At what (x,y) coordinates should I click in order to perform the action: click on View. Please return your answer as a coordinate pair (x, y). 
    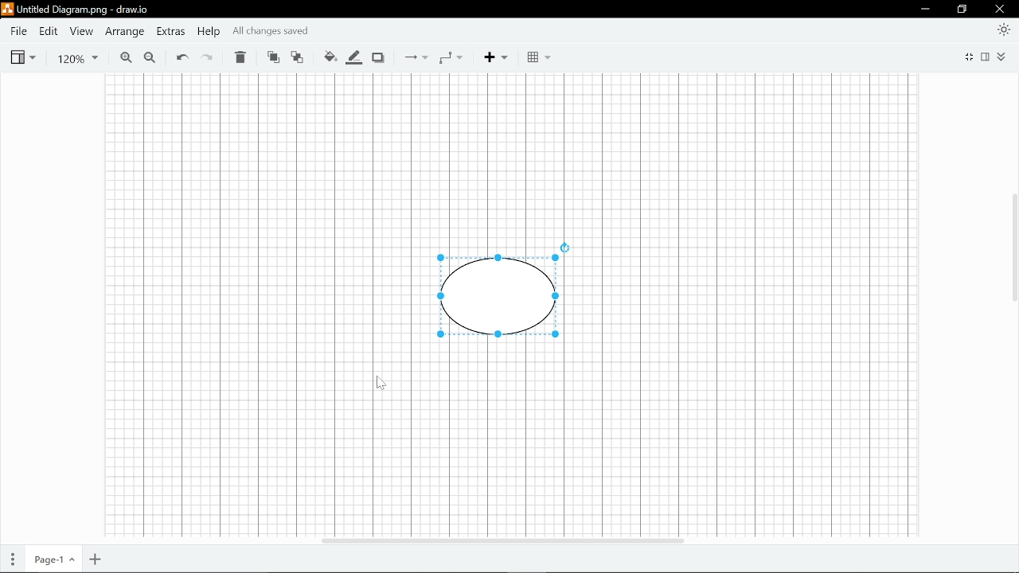
    Looking at the image, I should click on (81, 32).